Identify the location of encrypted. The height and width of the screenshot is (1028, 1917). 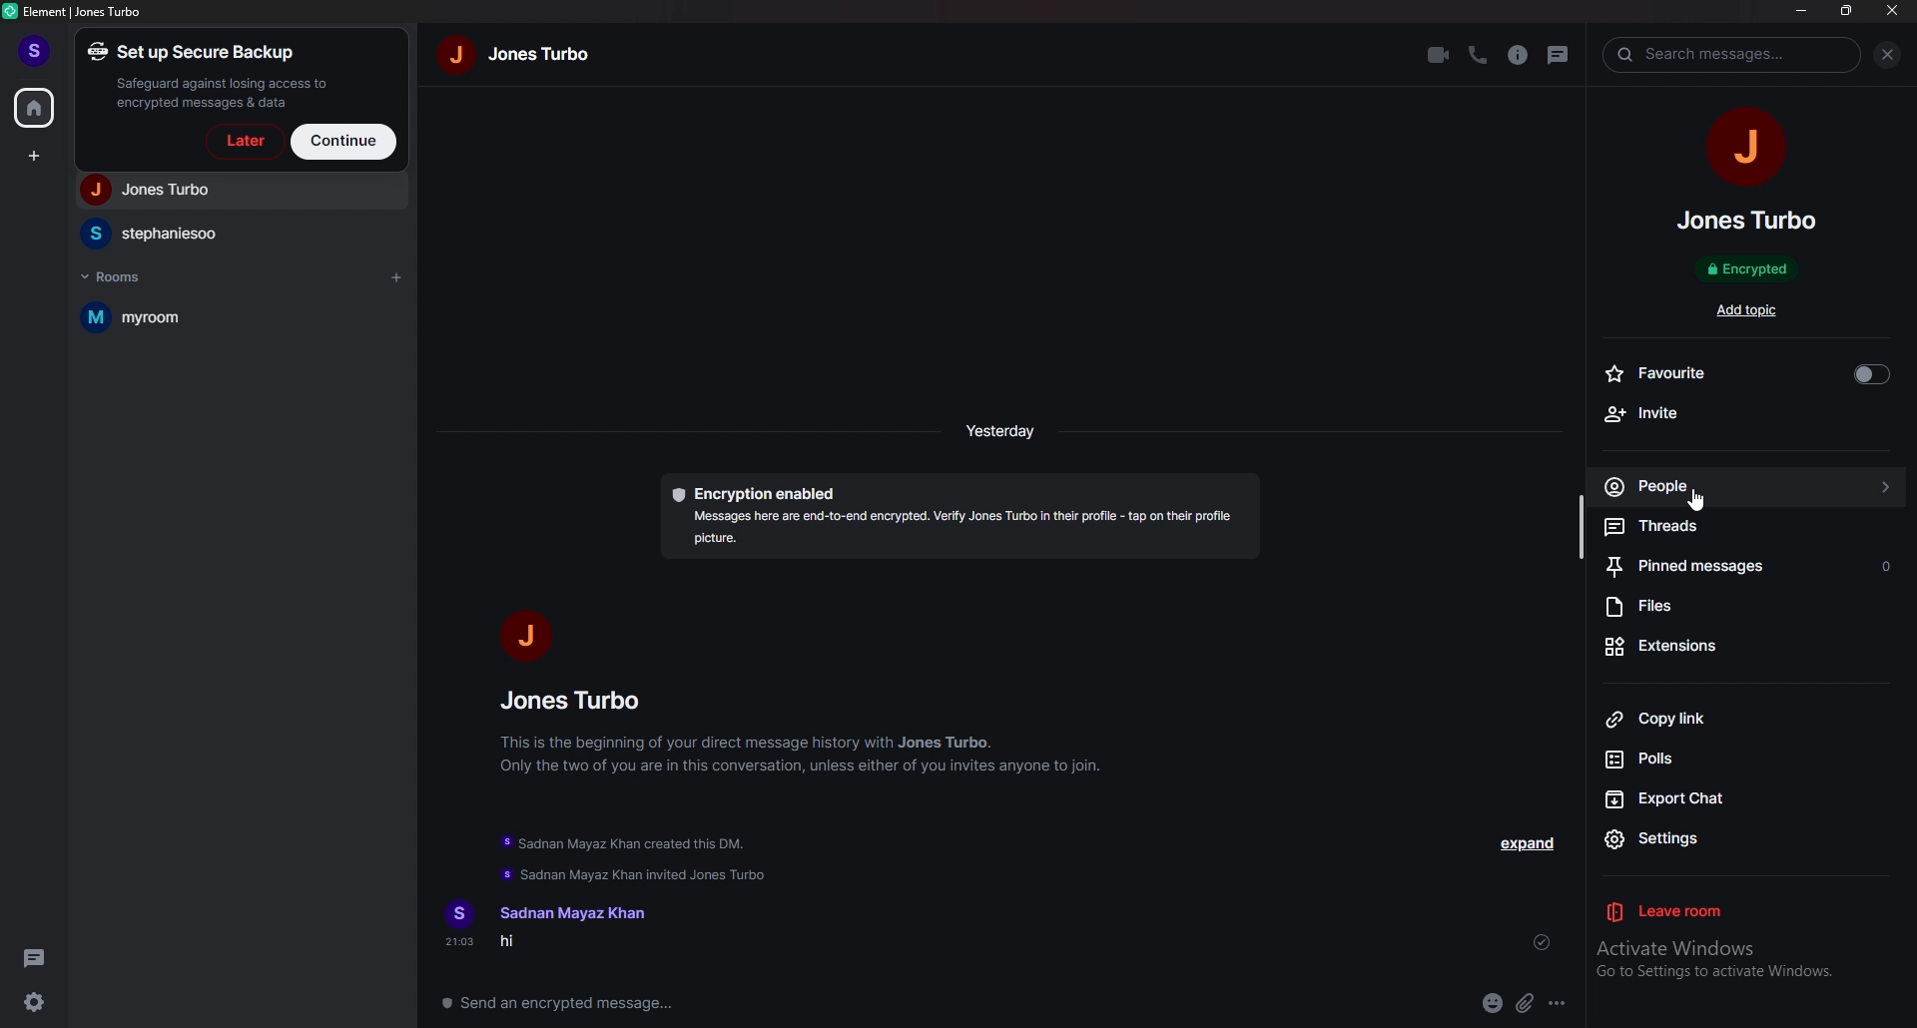
(1750, 270).